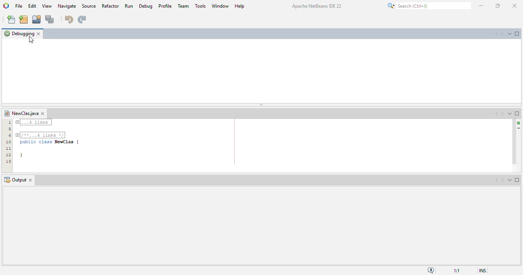 Image resolution: width=523 pixels, height=275 pixels. Describe the element at coordinates (32, 6) in the screenshot. I see `edit` at that location.